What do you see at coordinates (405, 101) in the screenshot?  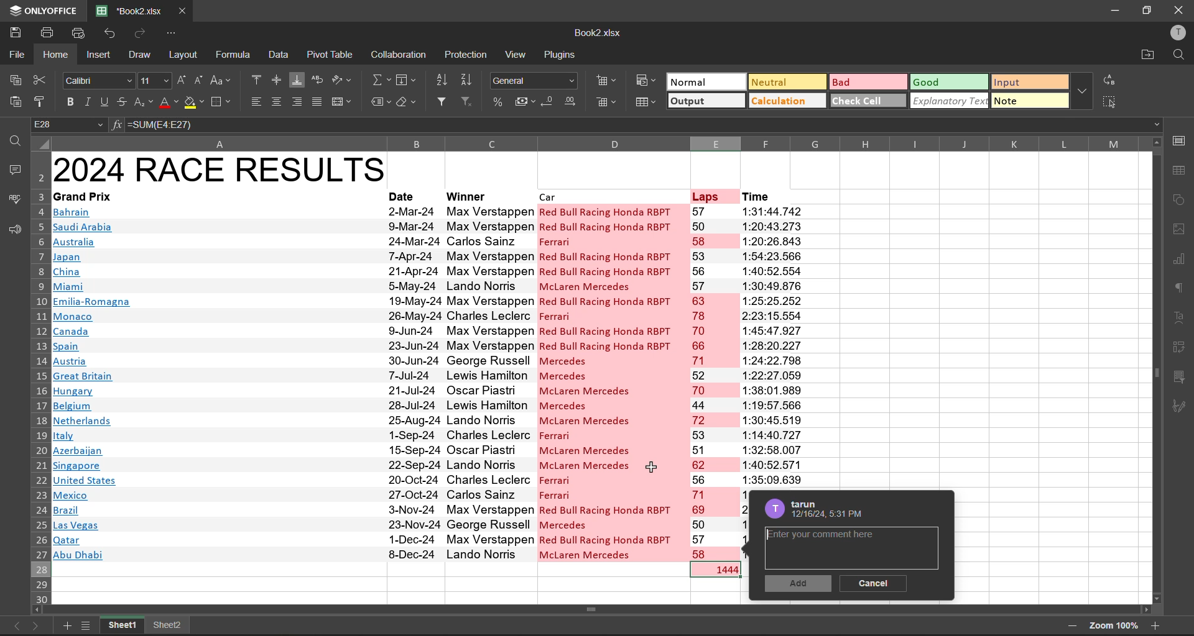 I see `clear` at bounding box center [405, 101].